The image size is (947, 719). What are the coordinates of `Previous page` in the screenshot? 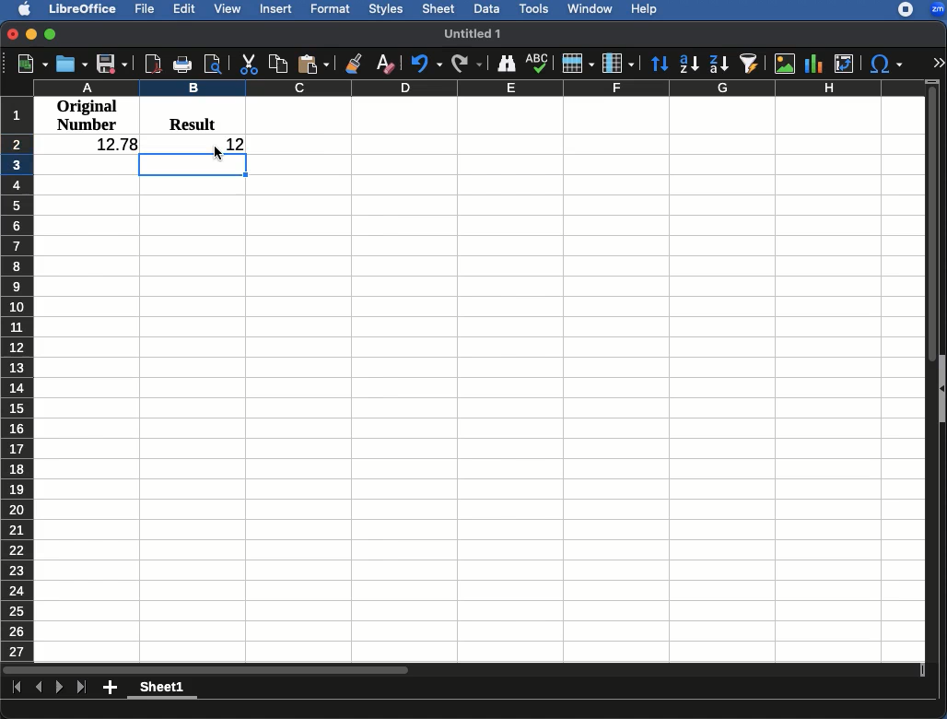 It's located at (39, 687).